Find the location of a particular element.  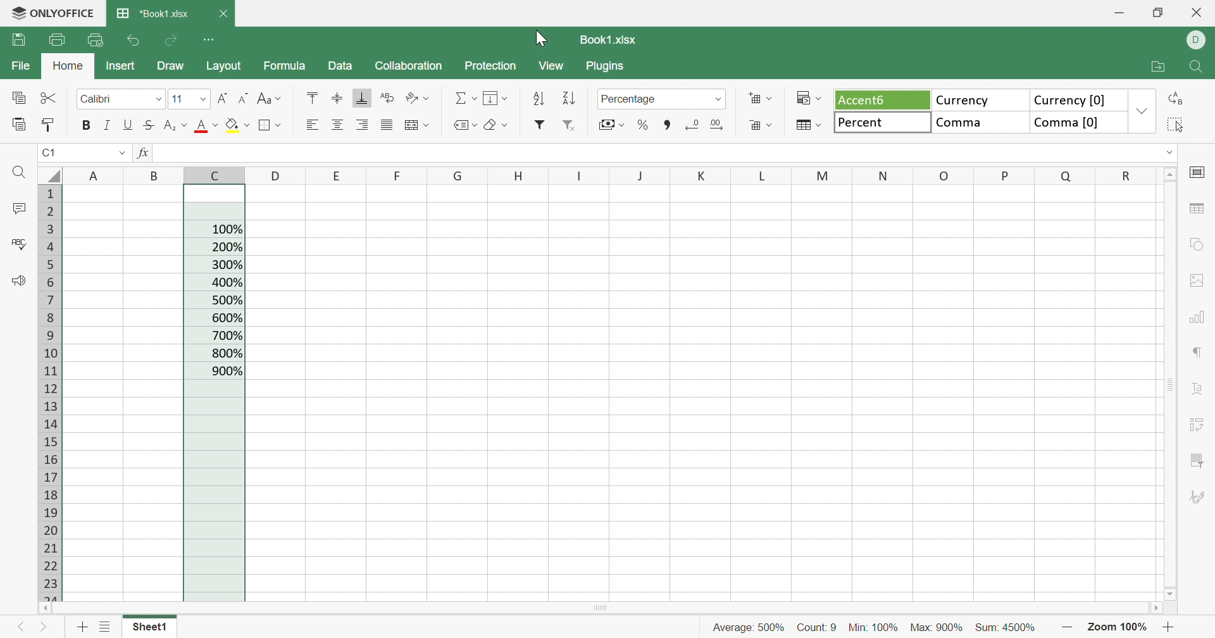

Increase decimals is located at coordinates (717, 125).